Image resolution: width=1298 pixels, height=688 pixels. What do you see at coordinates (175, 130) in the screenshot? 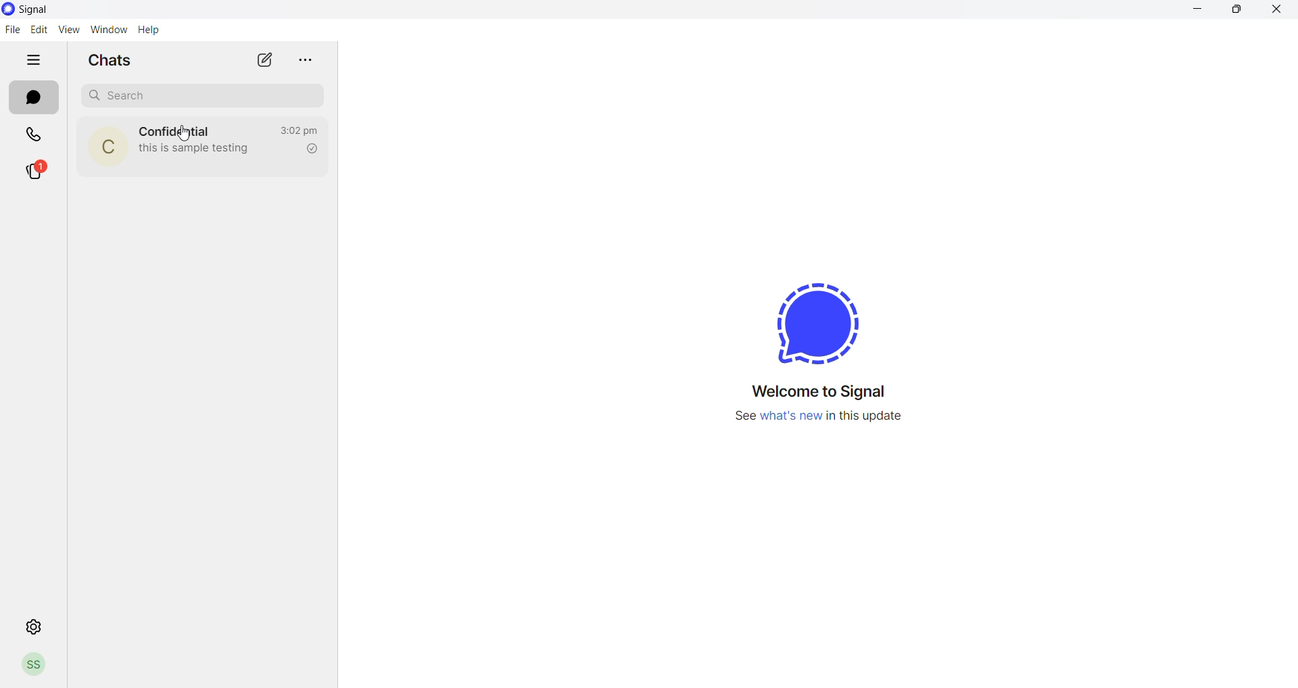
I see `contact name` at bounding box center [175, 130].